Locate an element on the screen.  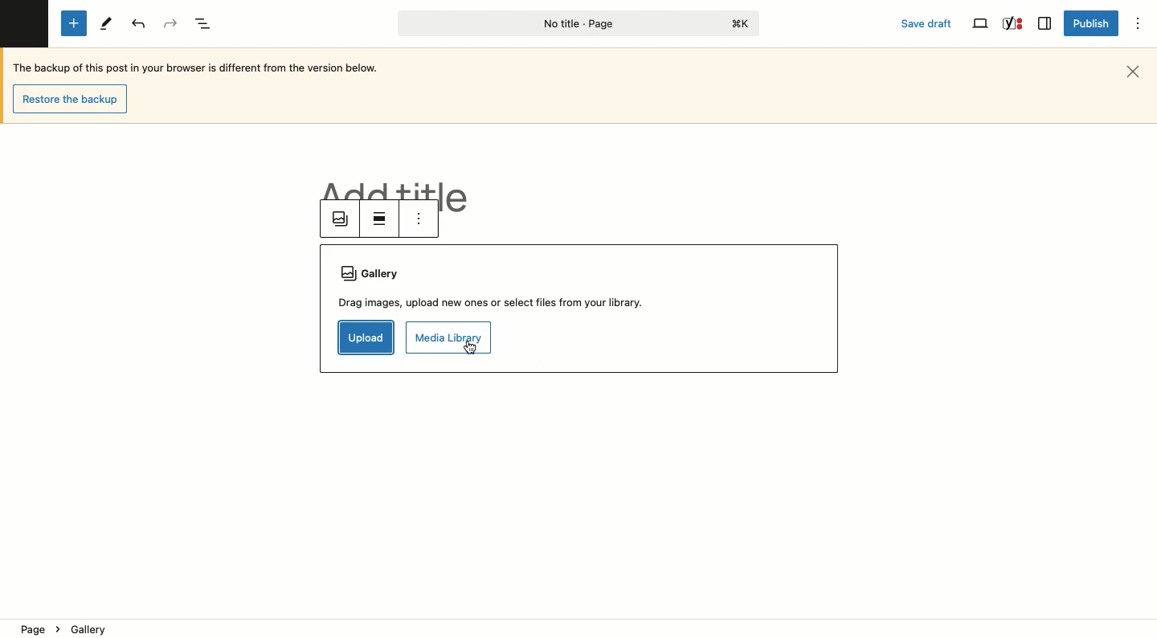
Gallery is located at coordinates (493, 274).